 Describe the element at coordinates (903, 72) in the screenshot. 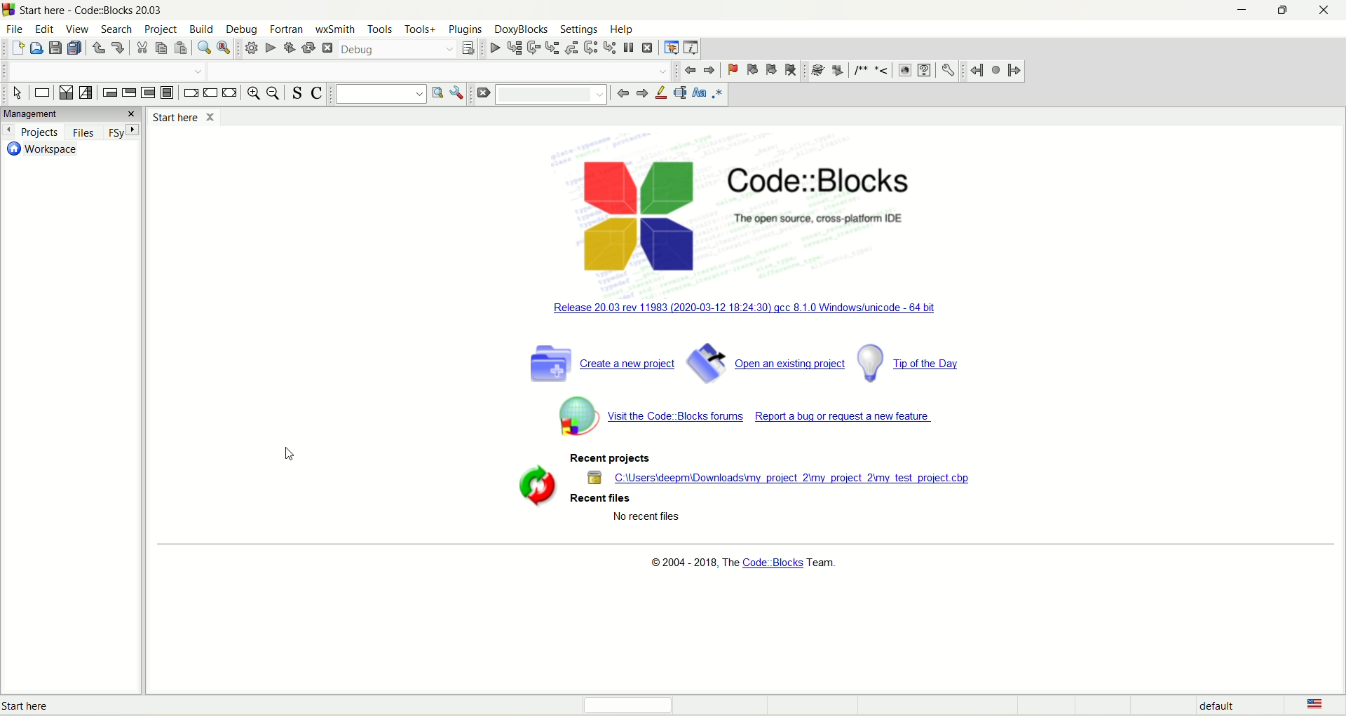

I see `HTML` at that location.